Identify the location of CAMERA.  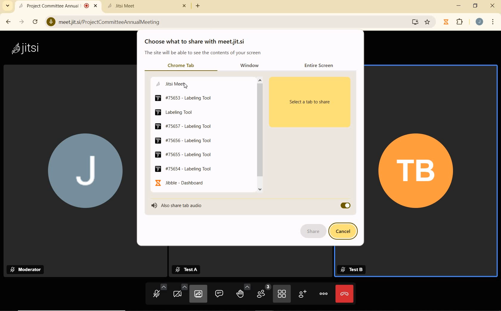
(180, 294).